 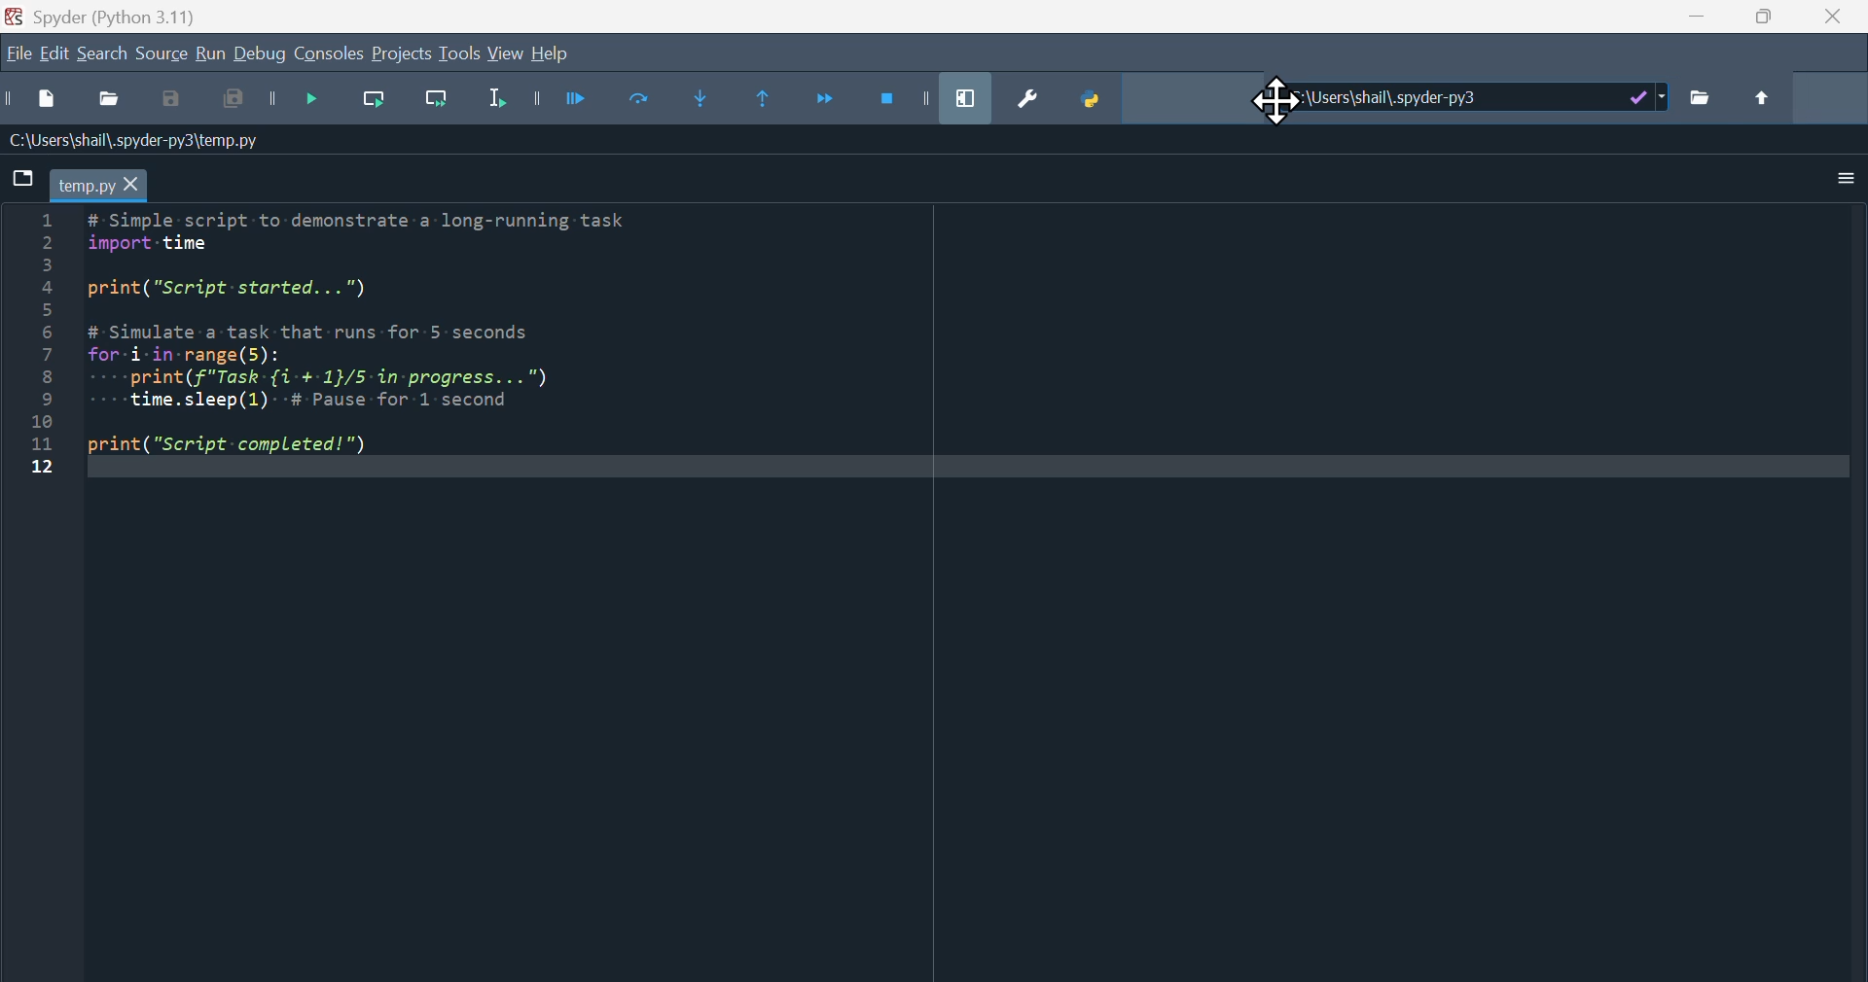 What do you see at coordinates (498, 106) in the screenshot?
I see `Run selection` at bounding box center [498, 106].